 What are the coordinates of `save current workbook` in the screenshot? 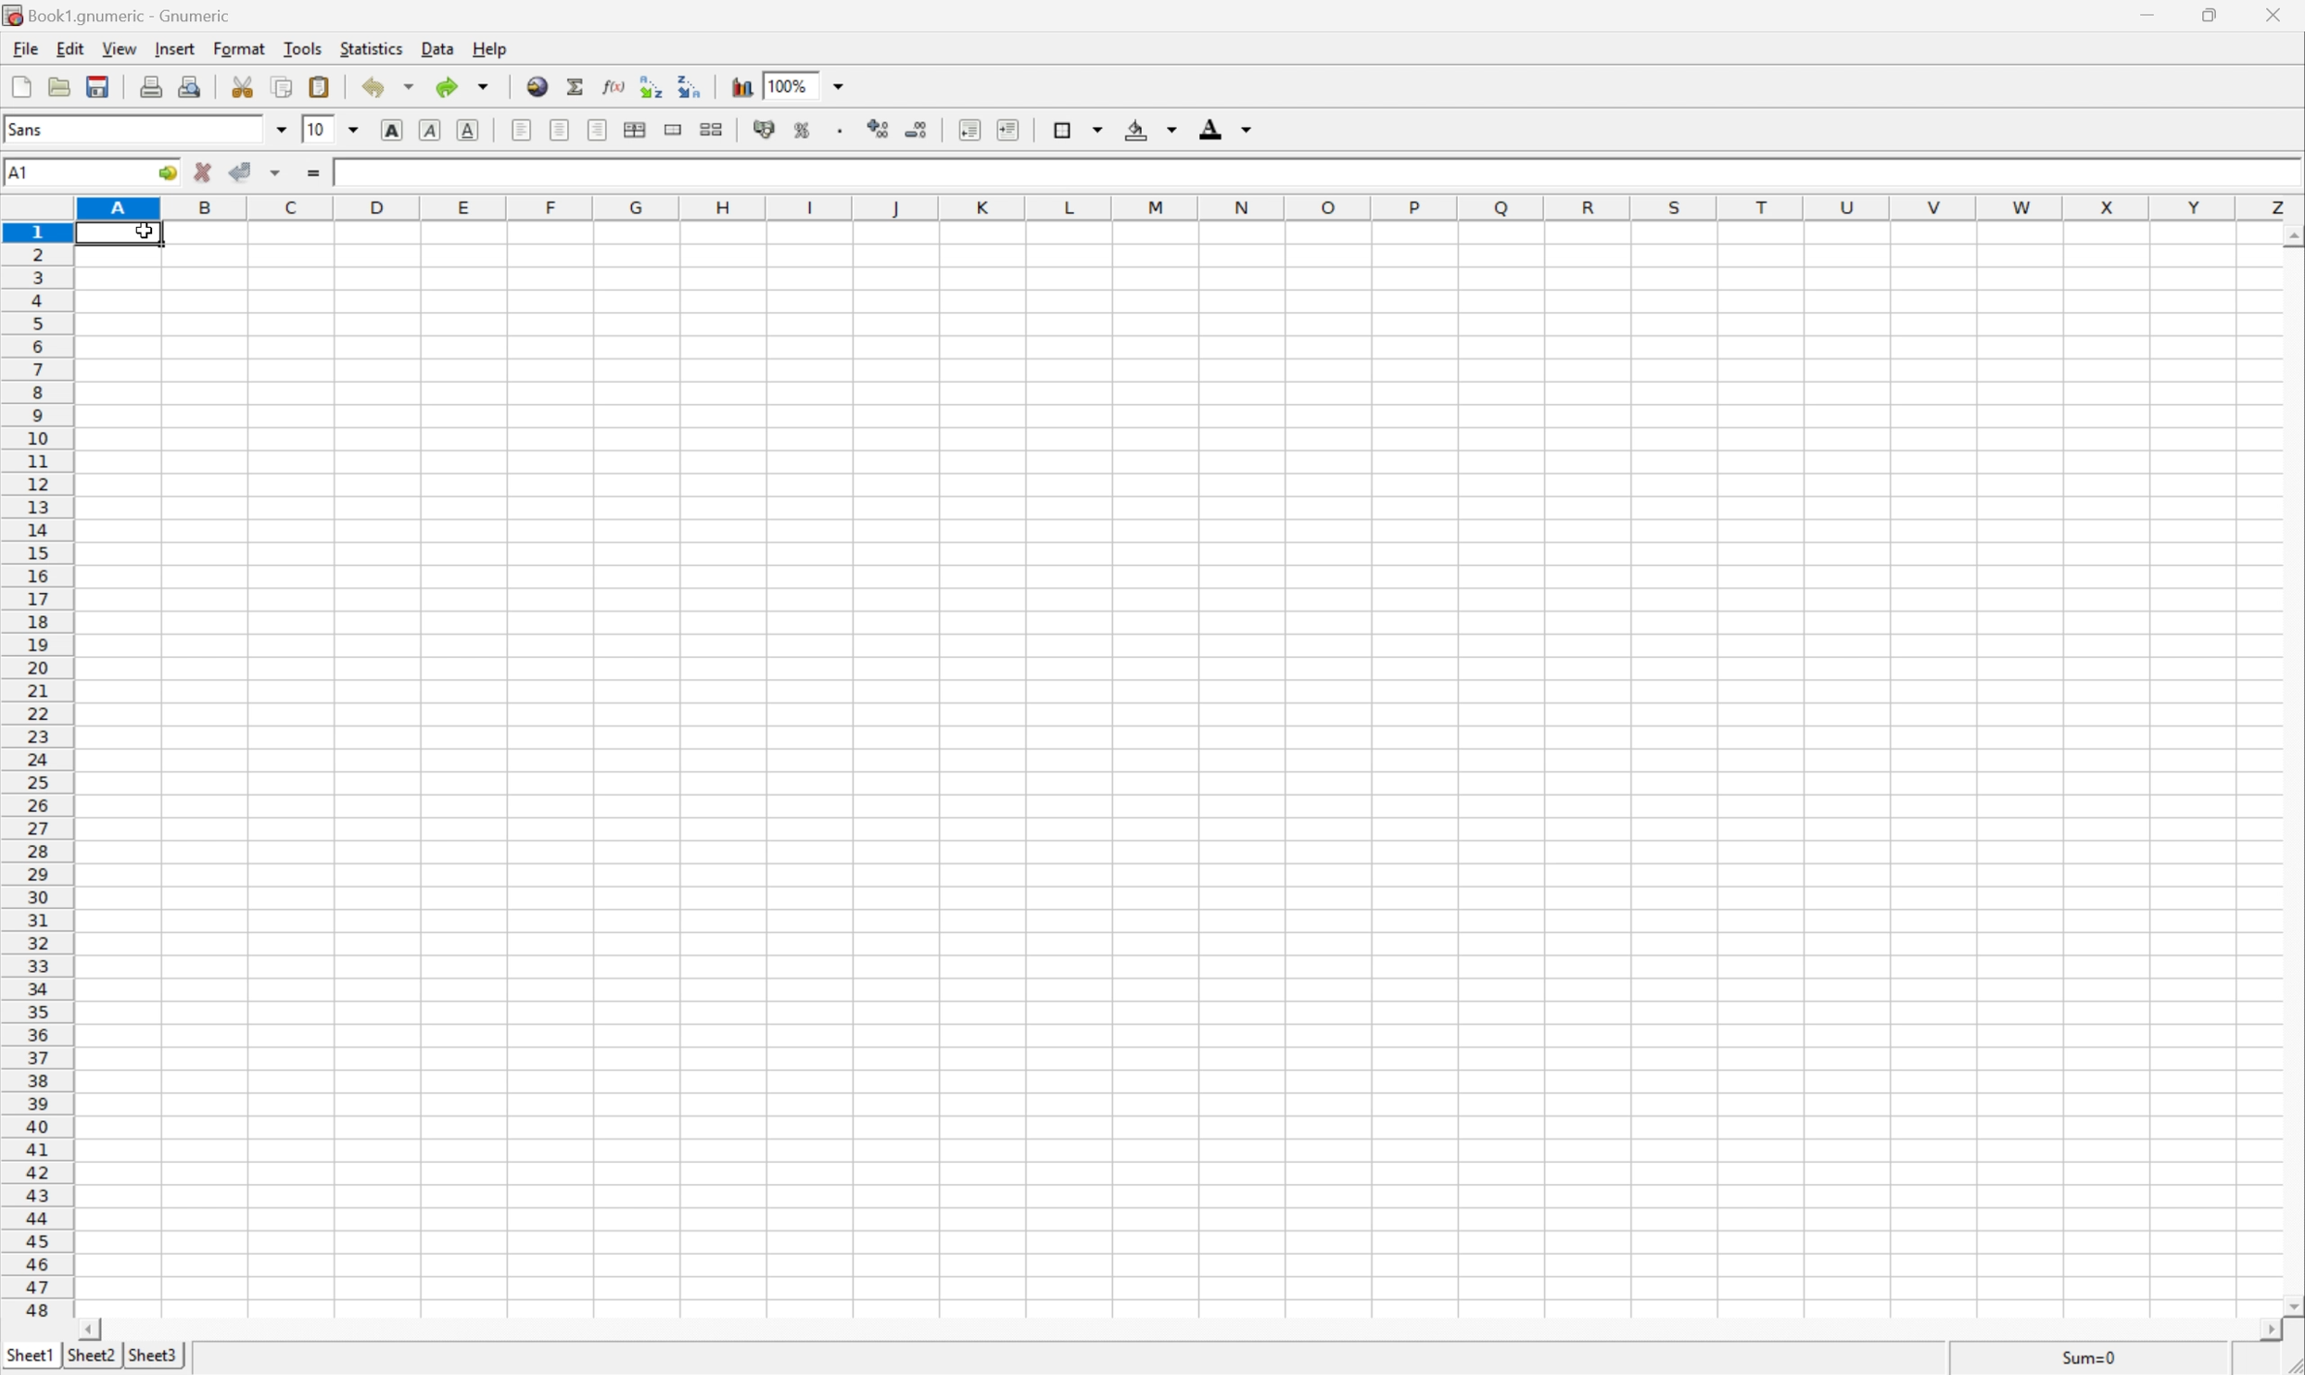 It's located at (101, 83).